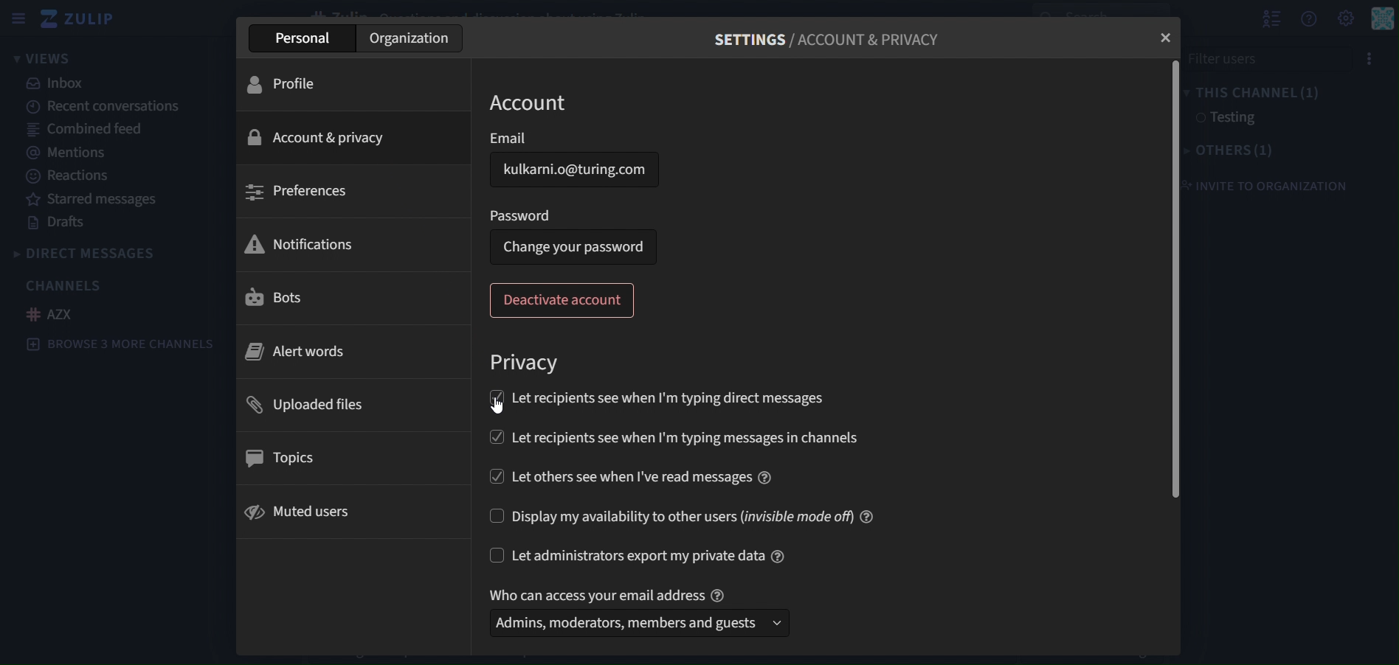 Image resolution: width=1399 pixels, height=665 pixels. I want to click on testing, so click(1248, 119).